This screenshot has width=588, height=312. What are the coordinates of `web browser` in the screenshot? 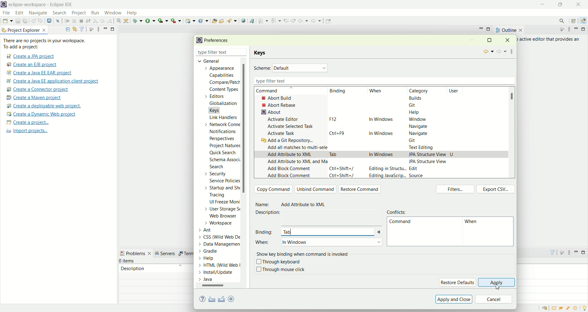 It's located at (225, 217).